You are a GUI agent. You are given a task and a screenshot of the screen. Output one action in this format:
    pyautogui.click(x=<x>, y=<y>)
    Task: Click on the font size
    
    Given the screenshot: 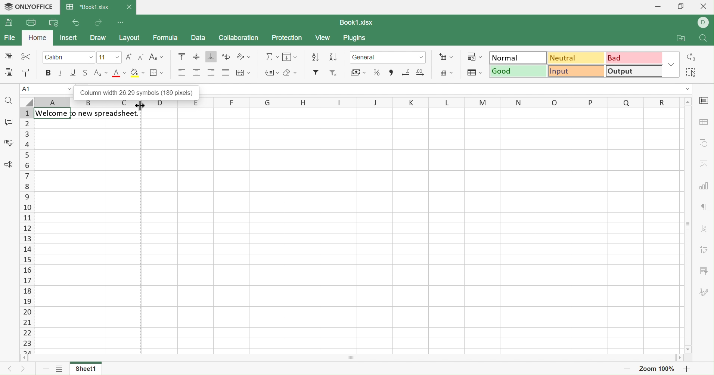 What is the action you would take?
    pyautogui.click(x=109, y=57)
    